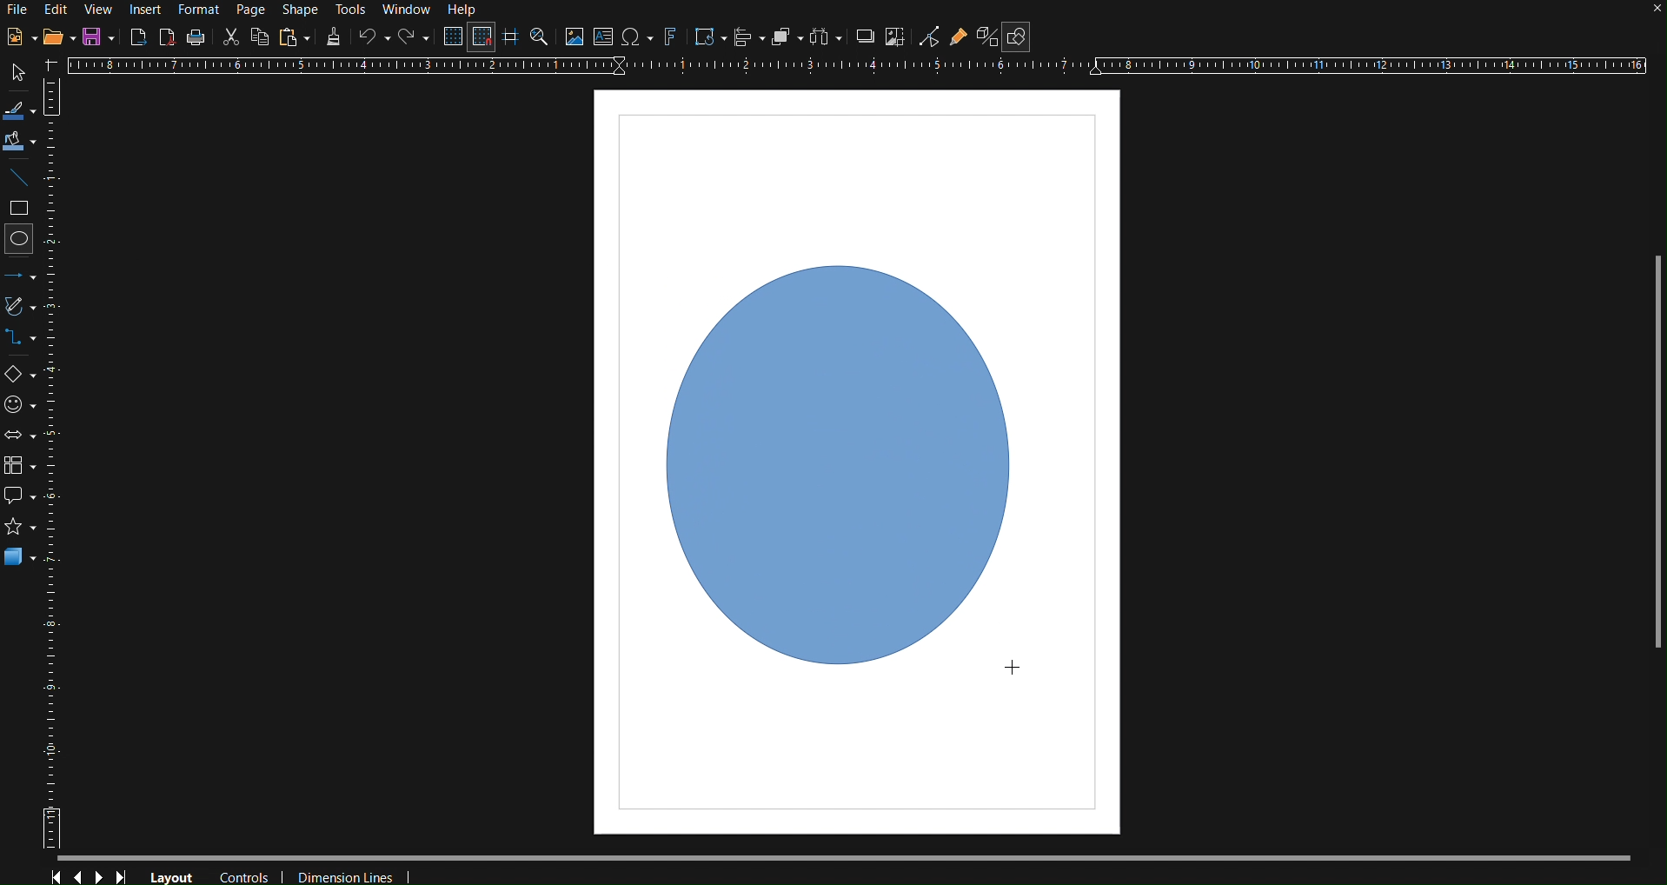 The image size is (1667, 885). What do you see at coordinates (894, 39) in the screenshot?
I see `Crop Image` at bounding box center [894, 39].